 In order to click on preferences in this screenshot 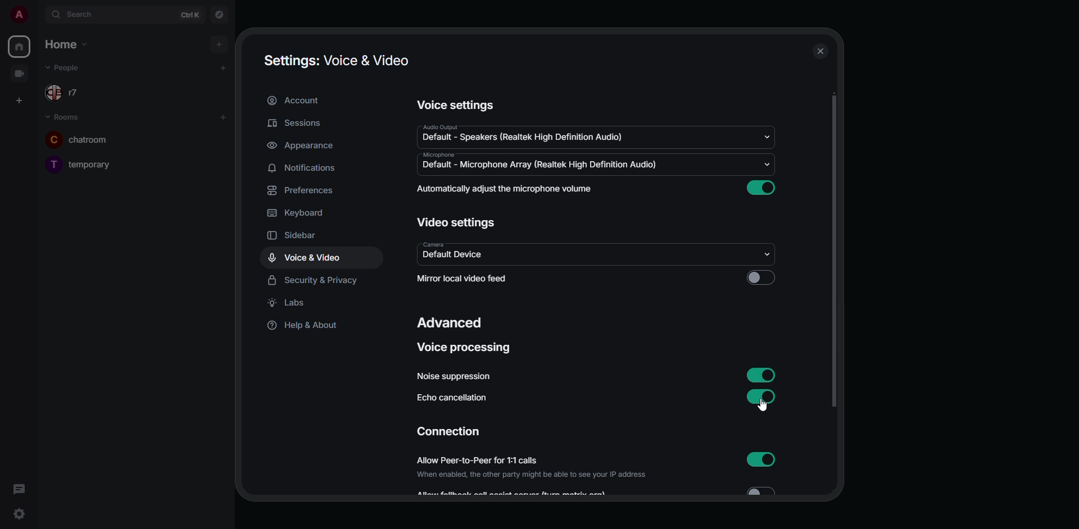, I will do `click(303, 190)`.